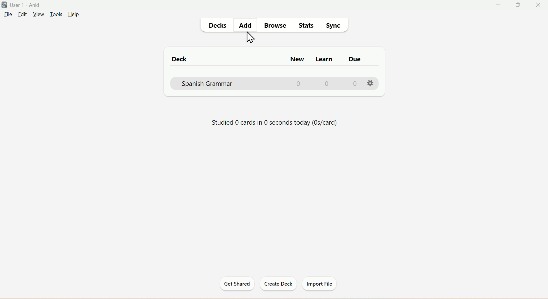 The height and width of the screenshot is (299, 548). Describe the element at coordinates (323, 60) in the screenshot. I see `Learn` at that location.